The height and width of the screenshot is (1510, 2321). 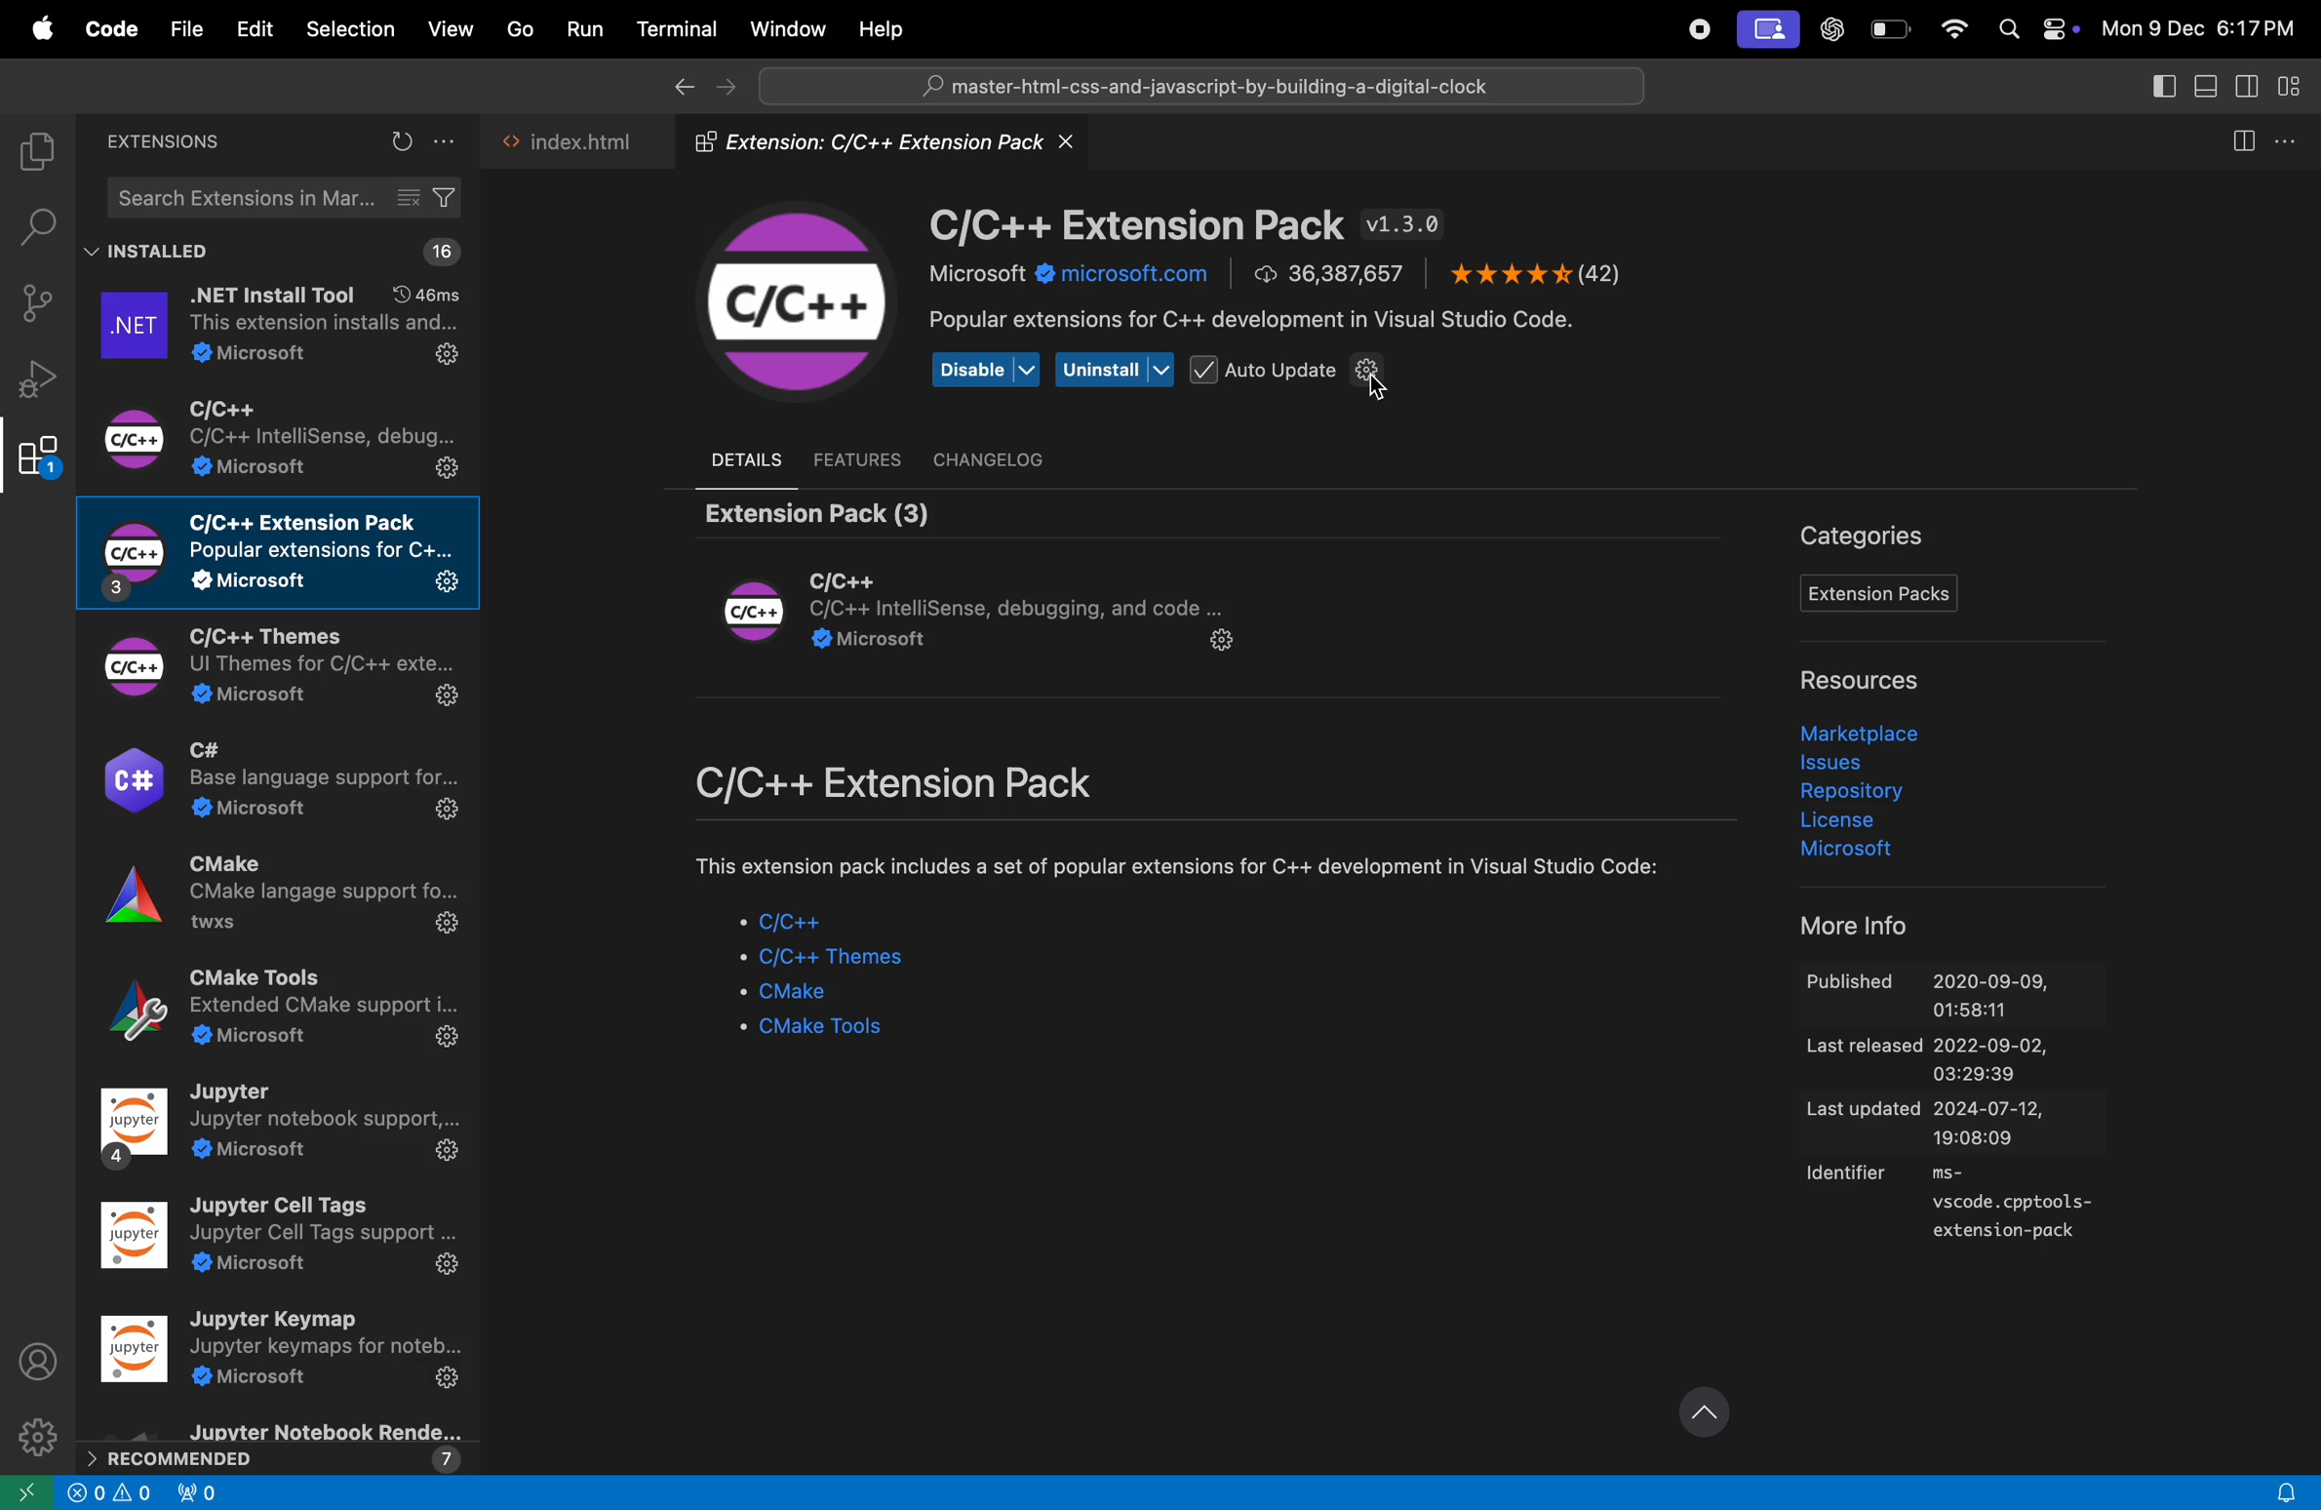 What do you see at coordinates (1767, 30) in the screenshot?
I see `screen ui` at bounding box center [1767, 30].